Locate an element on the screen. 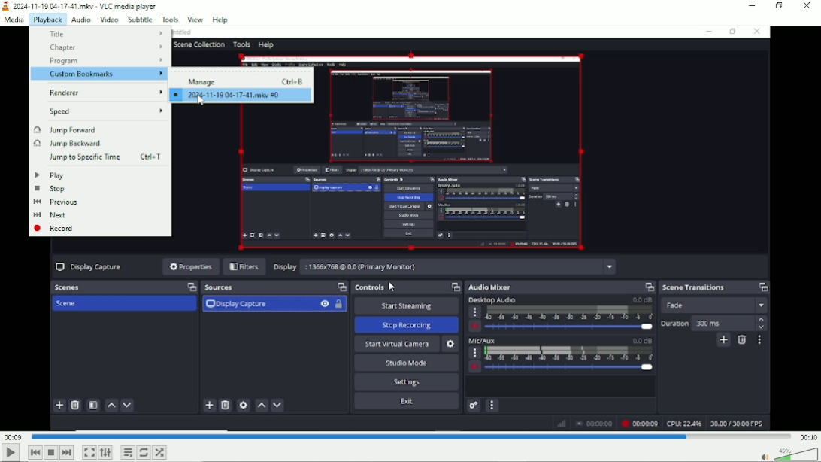  Toggle between loop all, loop one and no loop is located at coordinates (144, 452).